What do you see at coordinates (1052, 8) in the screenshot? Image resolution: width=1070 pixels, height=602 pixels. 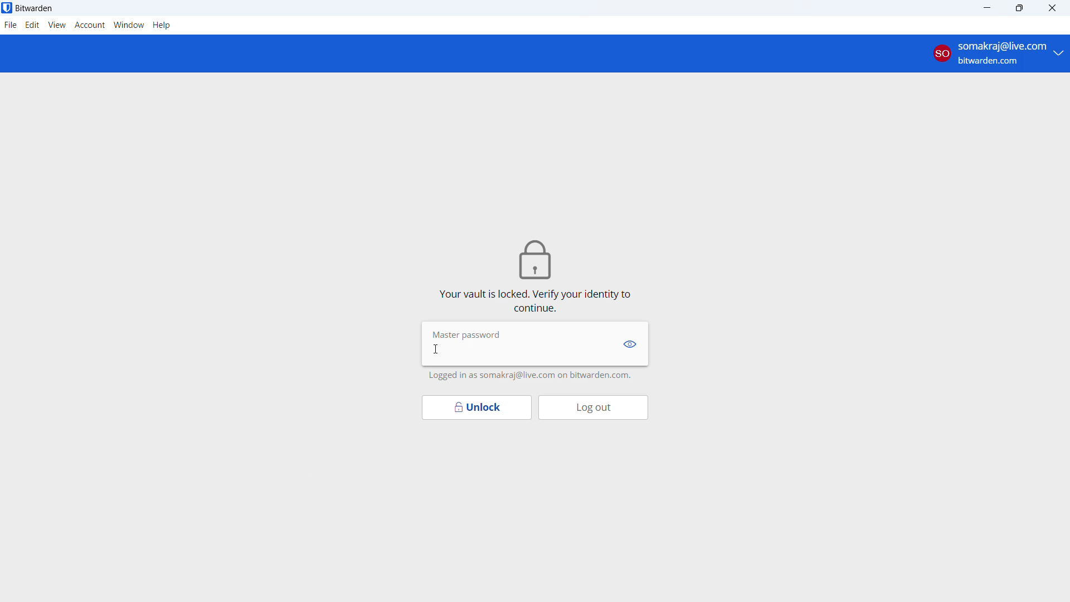 I see `close` at bounding box center [1052, 8].